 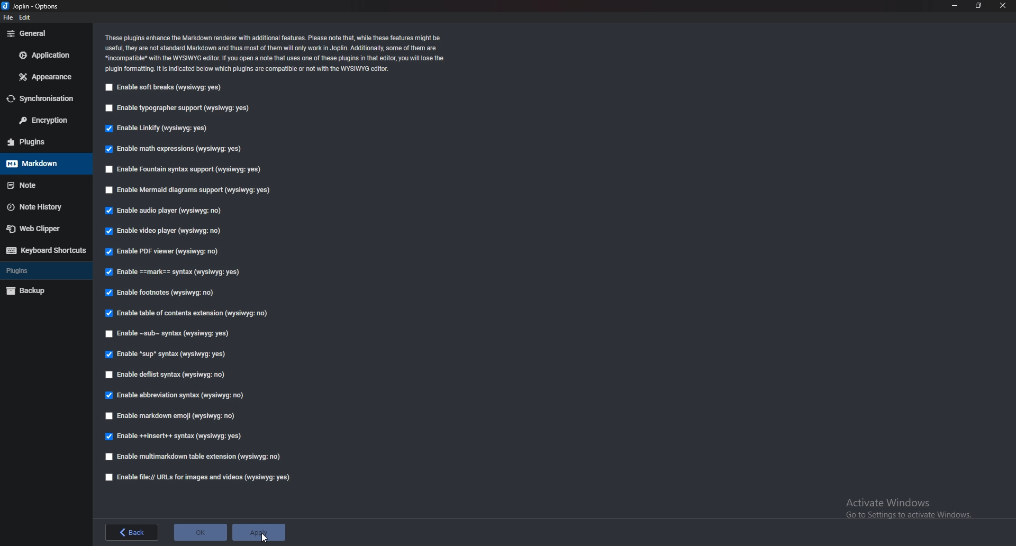 I want to click on Mark down, so click(x=42, y=163).